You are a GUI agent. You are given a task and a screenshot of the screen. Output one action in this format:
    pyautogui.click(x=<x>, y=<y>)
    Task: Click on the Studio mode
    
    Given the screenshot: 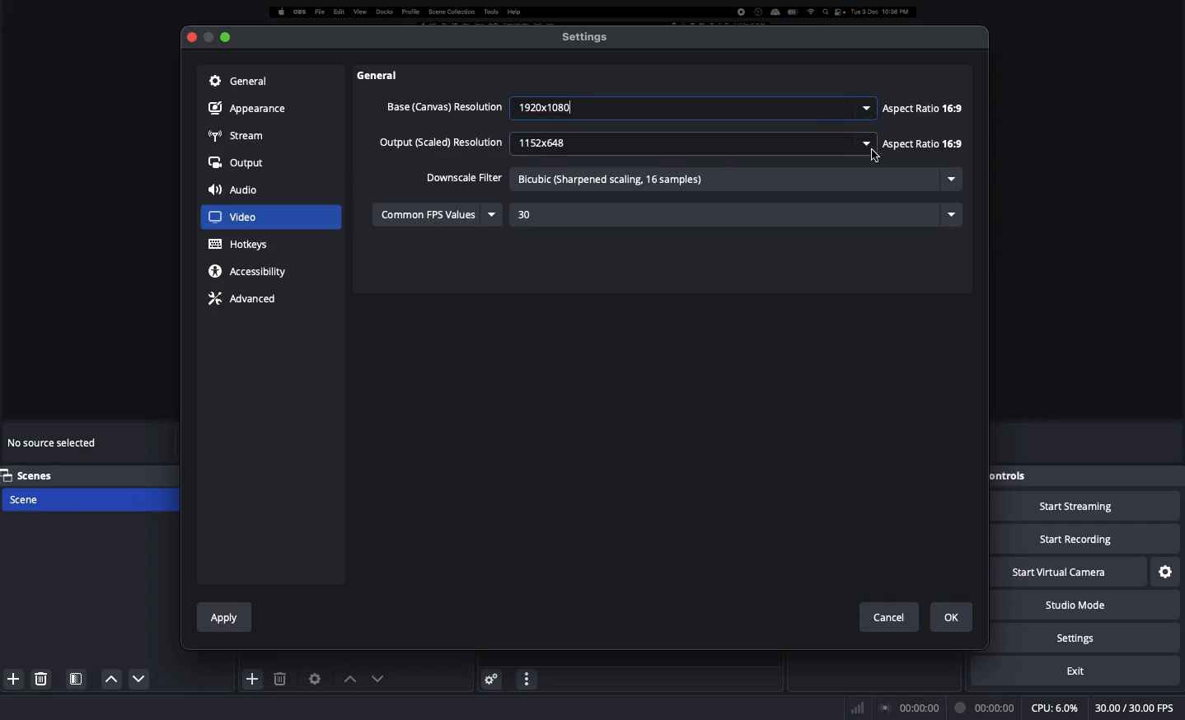 What is the action you would take?
    pyautogui.click(x=1093, y=605)
    